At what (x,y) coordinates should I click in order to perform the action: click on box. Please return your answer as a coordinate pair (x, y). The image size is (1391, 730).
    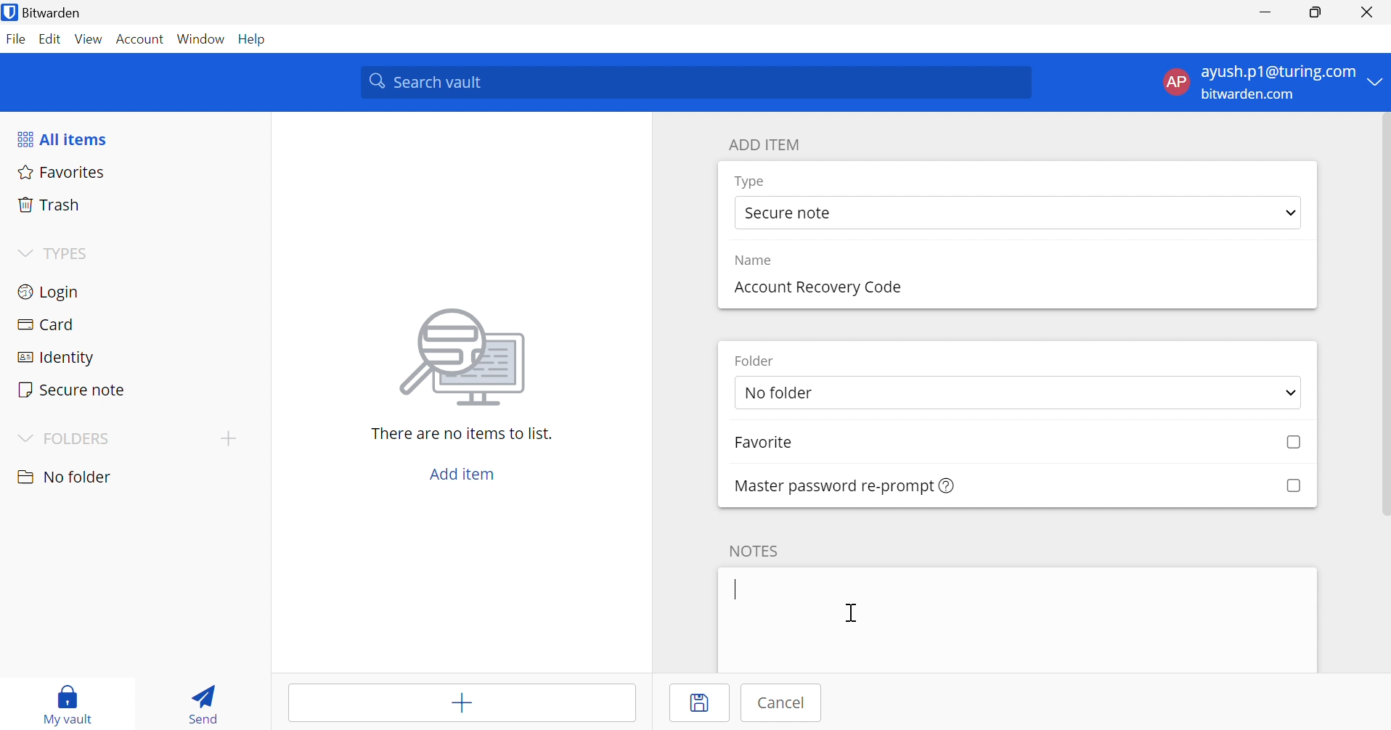
    Looking at the image, I should click on (1287, 443).